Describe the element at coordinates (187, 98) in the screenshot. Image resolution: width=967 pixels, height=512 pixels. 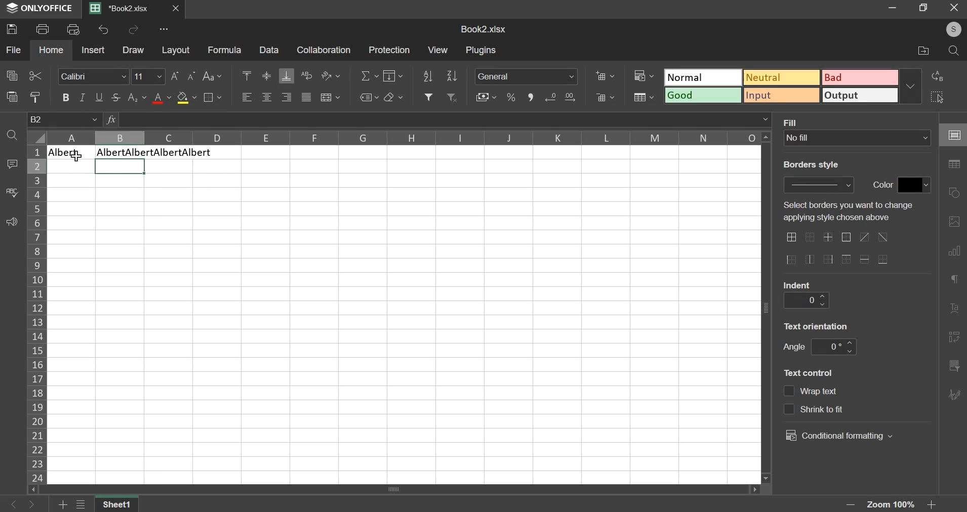
I see `fill color` at that location.